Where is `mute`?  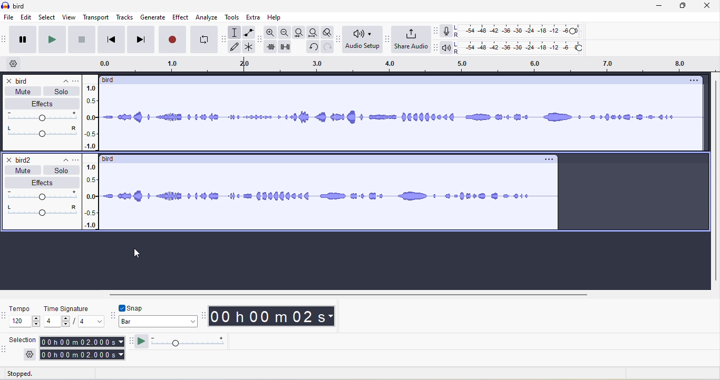
mute is located at coordinates (24, 92).